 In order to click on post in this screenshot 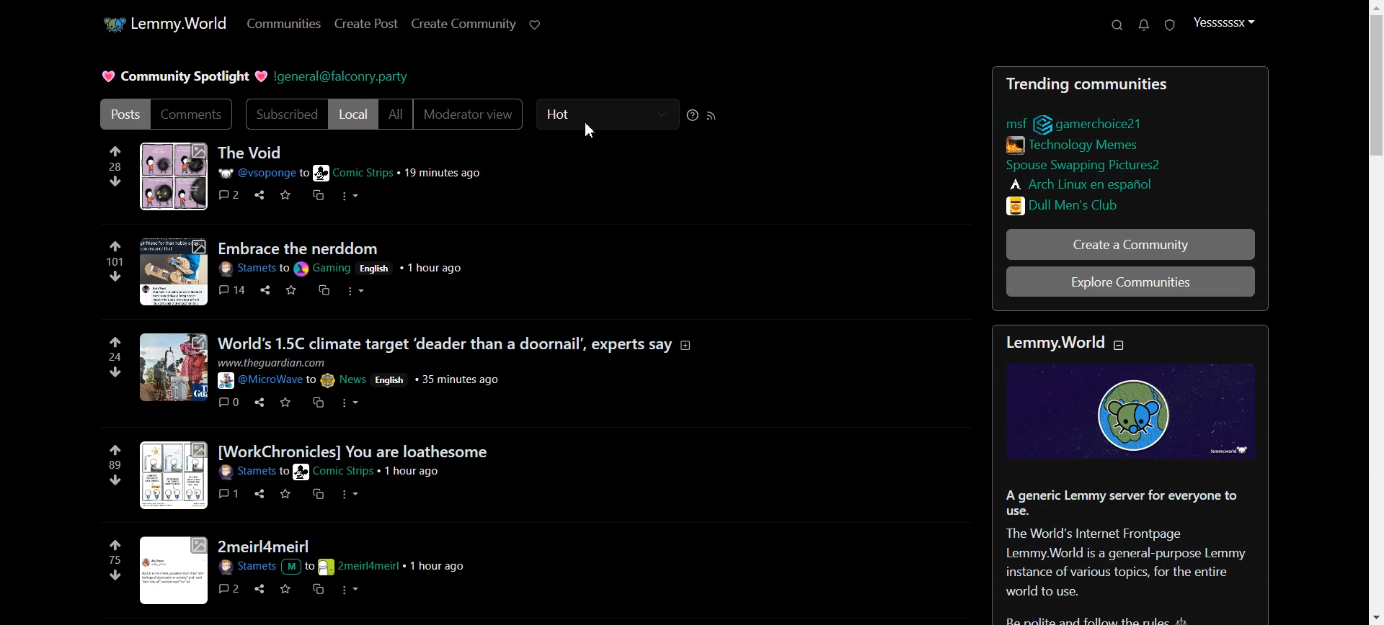, I will do `click(356, 451)`.